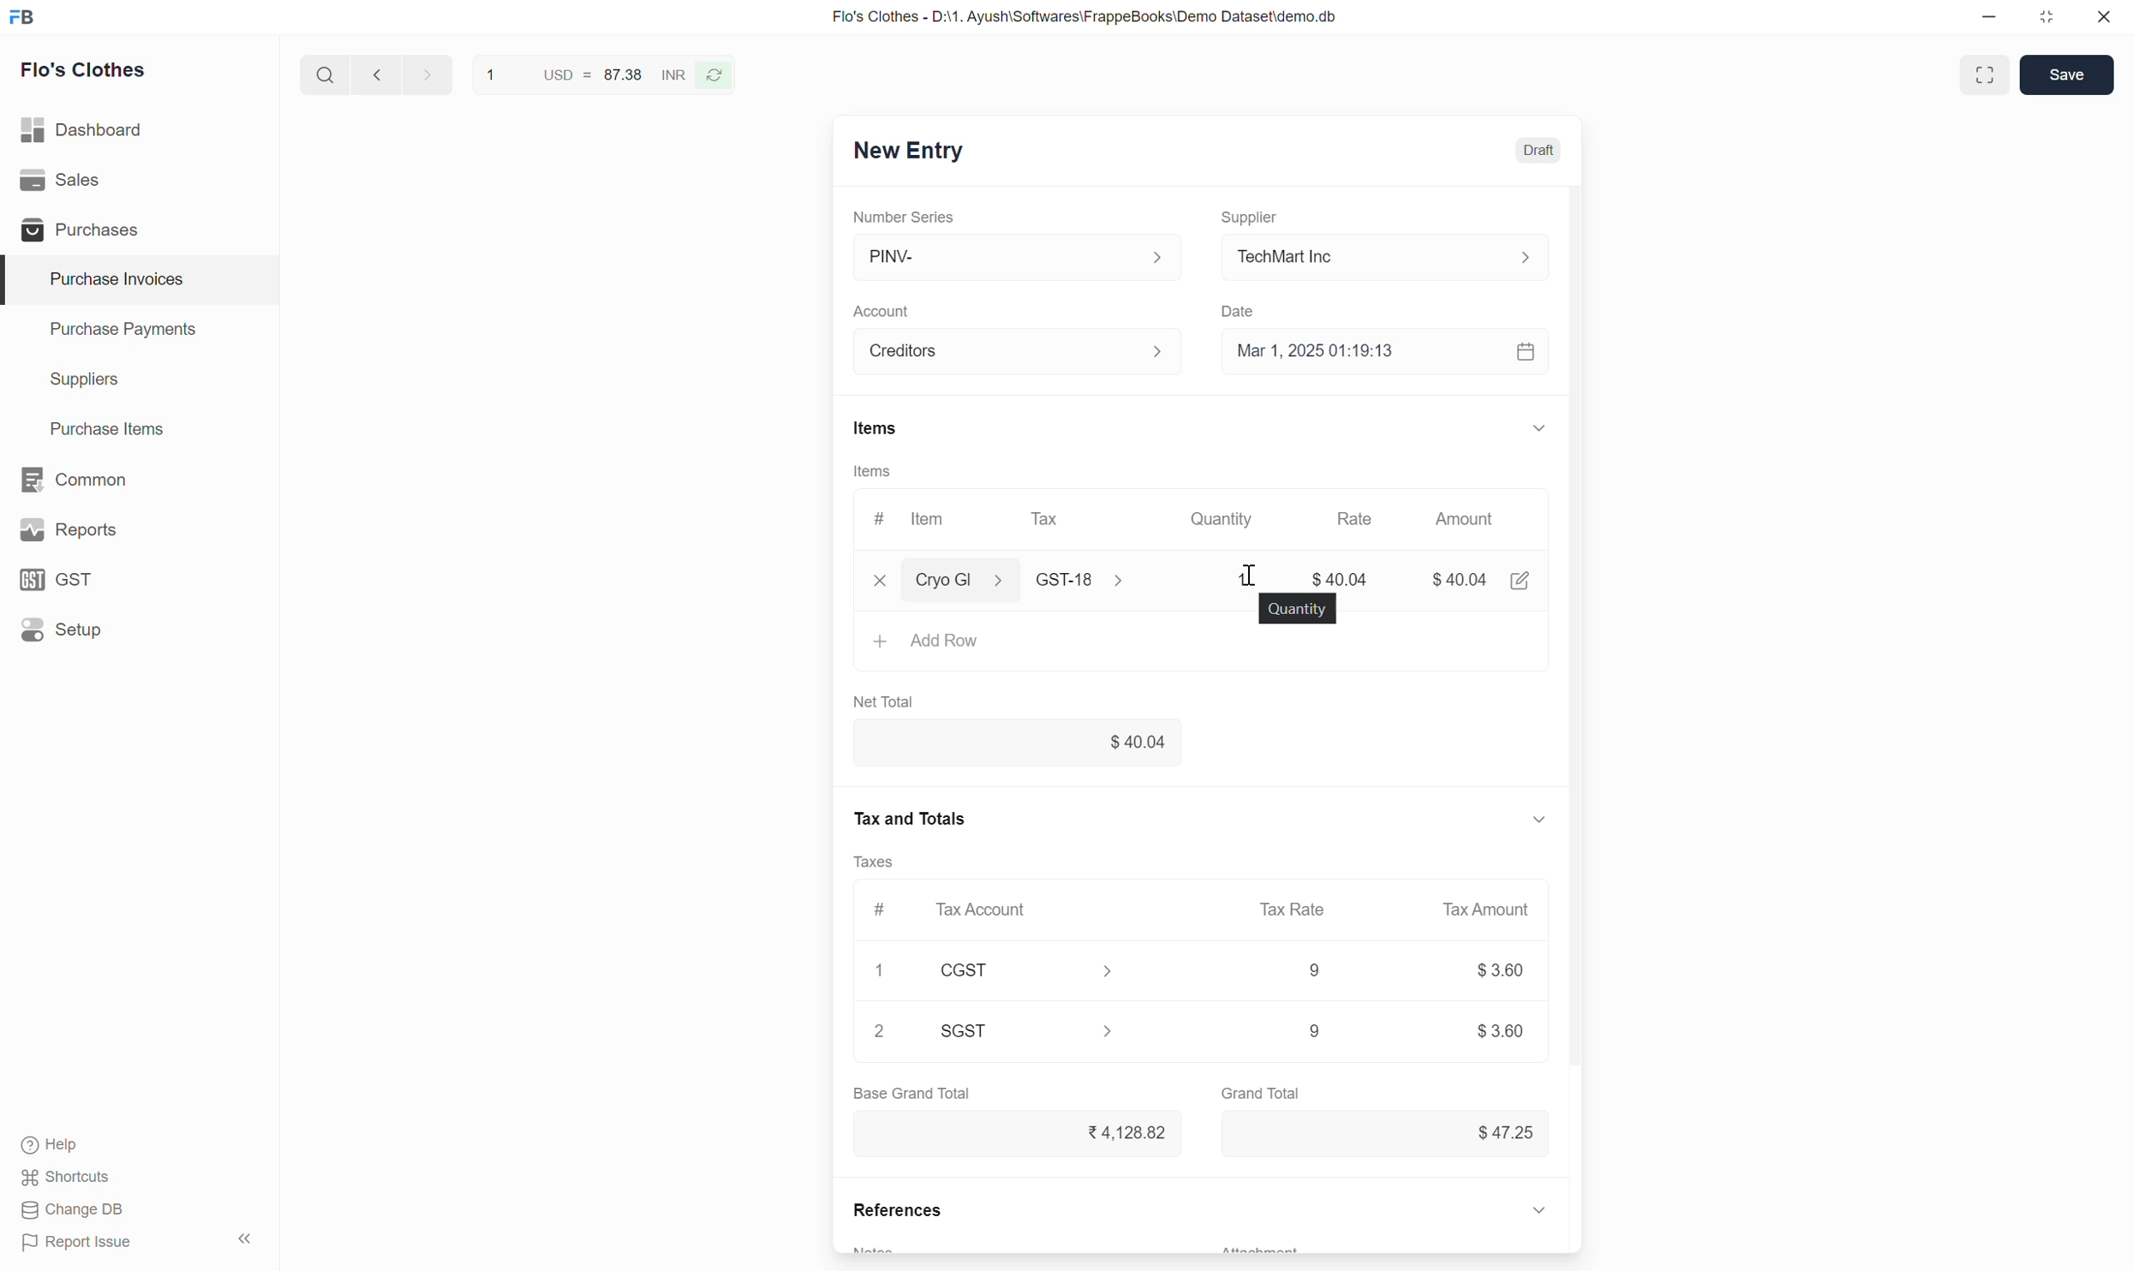 This screenshot has width=2133, height=1271. What do you see at coordinates (1263, 1090) in the screenshot?
I see `Grand Total` at bounding box center [1263, 1090].